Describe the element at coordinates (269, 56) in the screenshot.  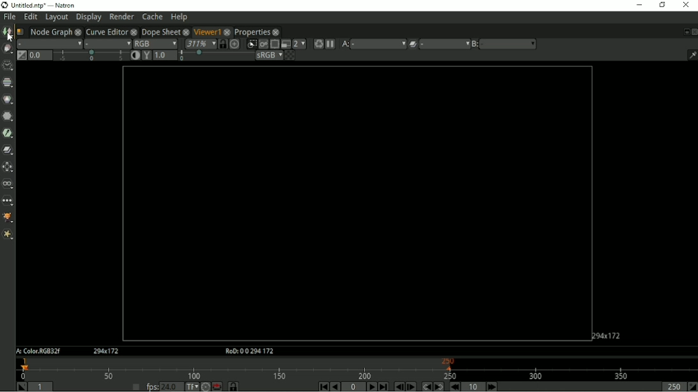
I see `sRGB` at that location.